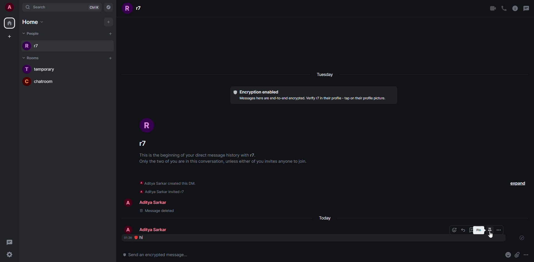 The image size is (534, 262). I want to click on add, so click(110, 57).